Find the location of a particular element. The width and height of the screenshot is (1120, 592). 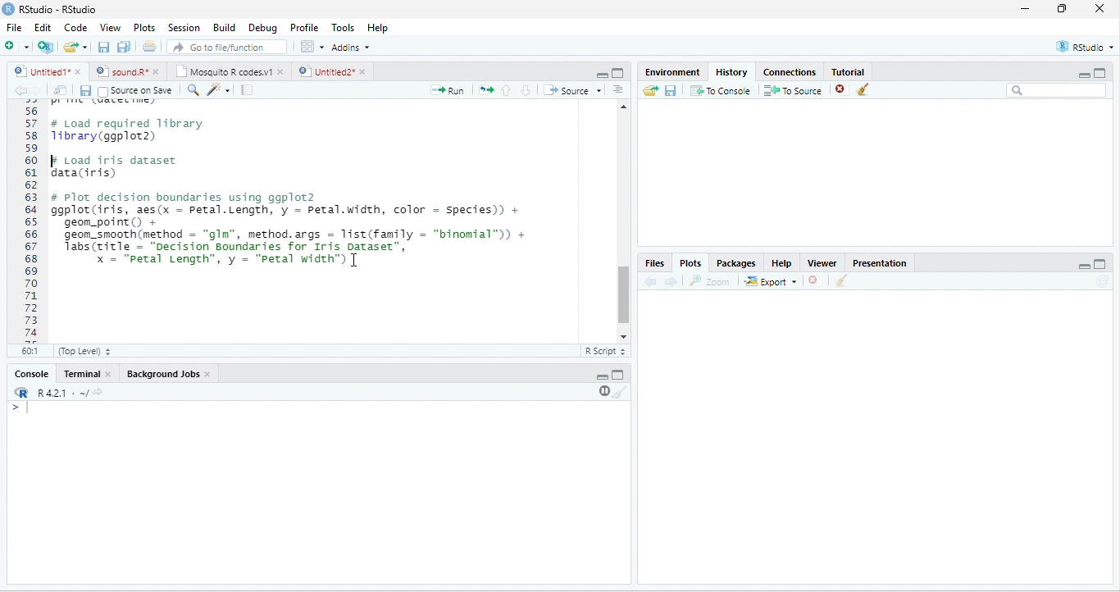

maximize is located at coordinates (1100, 72).